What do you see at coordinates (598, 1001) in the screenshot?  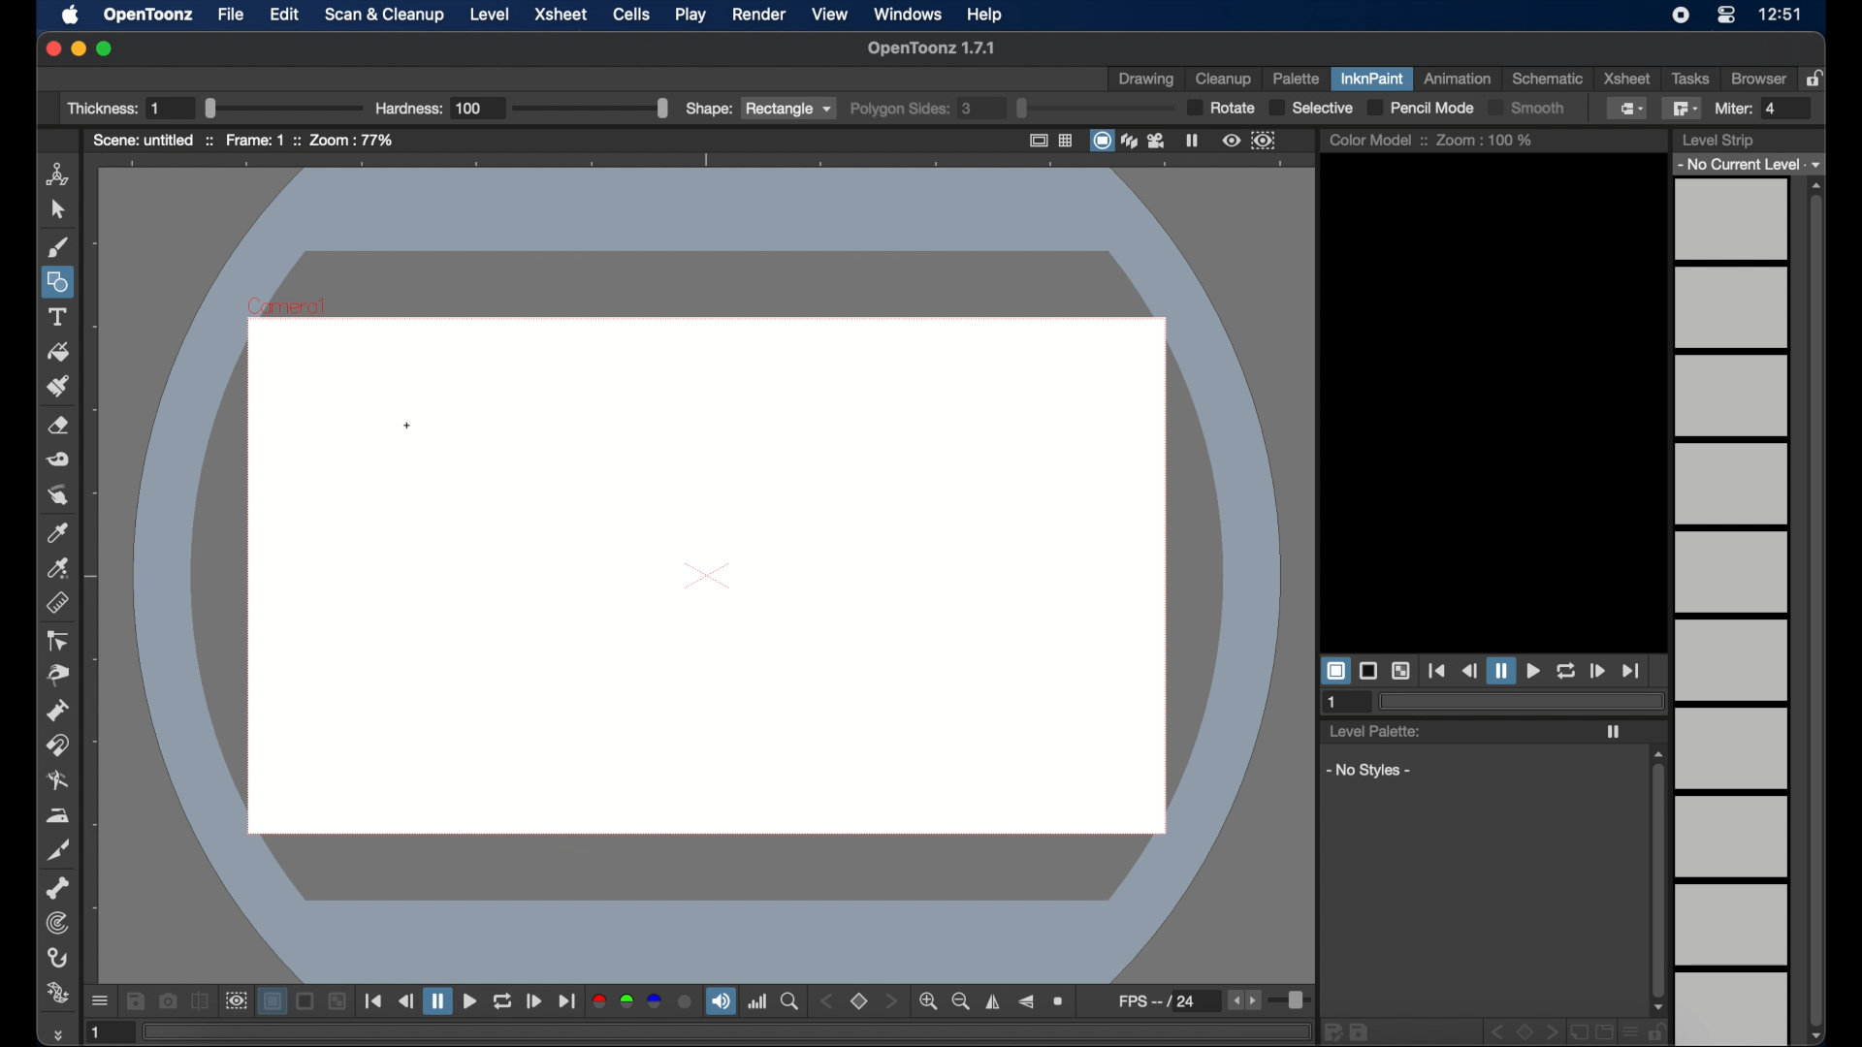 I see `red channel` at bounding box center [598, 1001].